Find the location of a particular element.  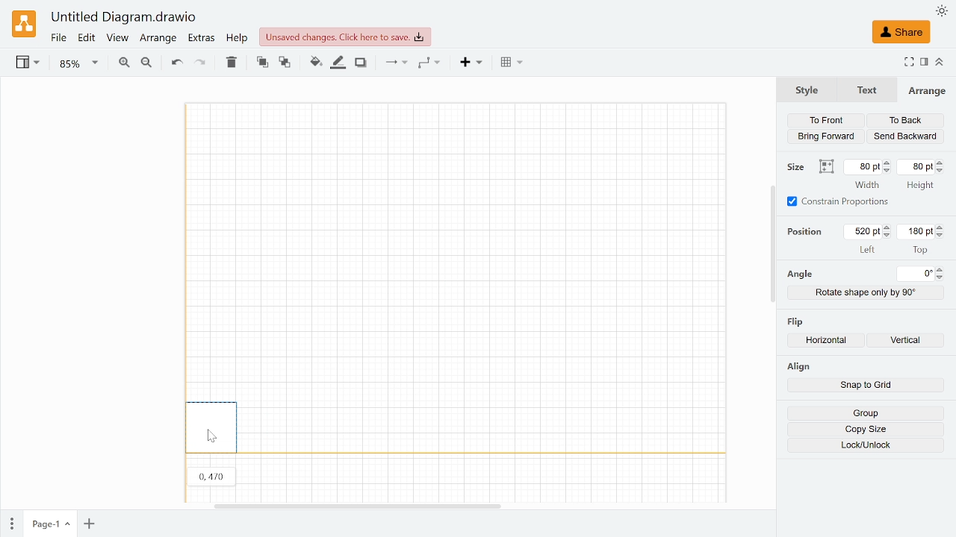

Add page is located at coordinates (89, 524).